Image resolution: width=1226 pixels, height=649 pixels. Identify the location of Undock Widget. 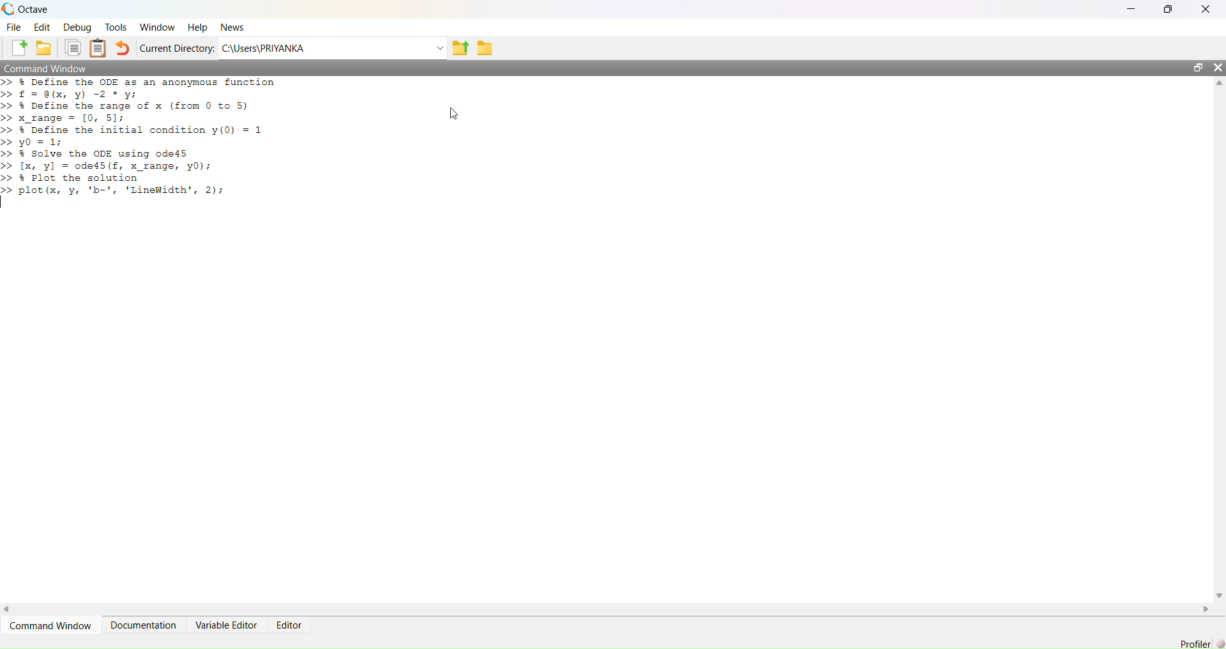
(1199, 68).